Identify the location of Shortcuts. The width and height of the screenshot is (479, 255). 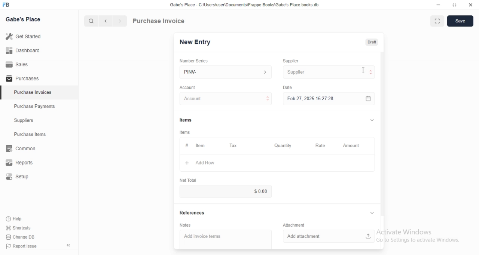
(19, 228).